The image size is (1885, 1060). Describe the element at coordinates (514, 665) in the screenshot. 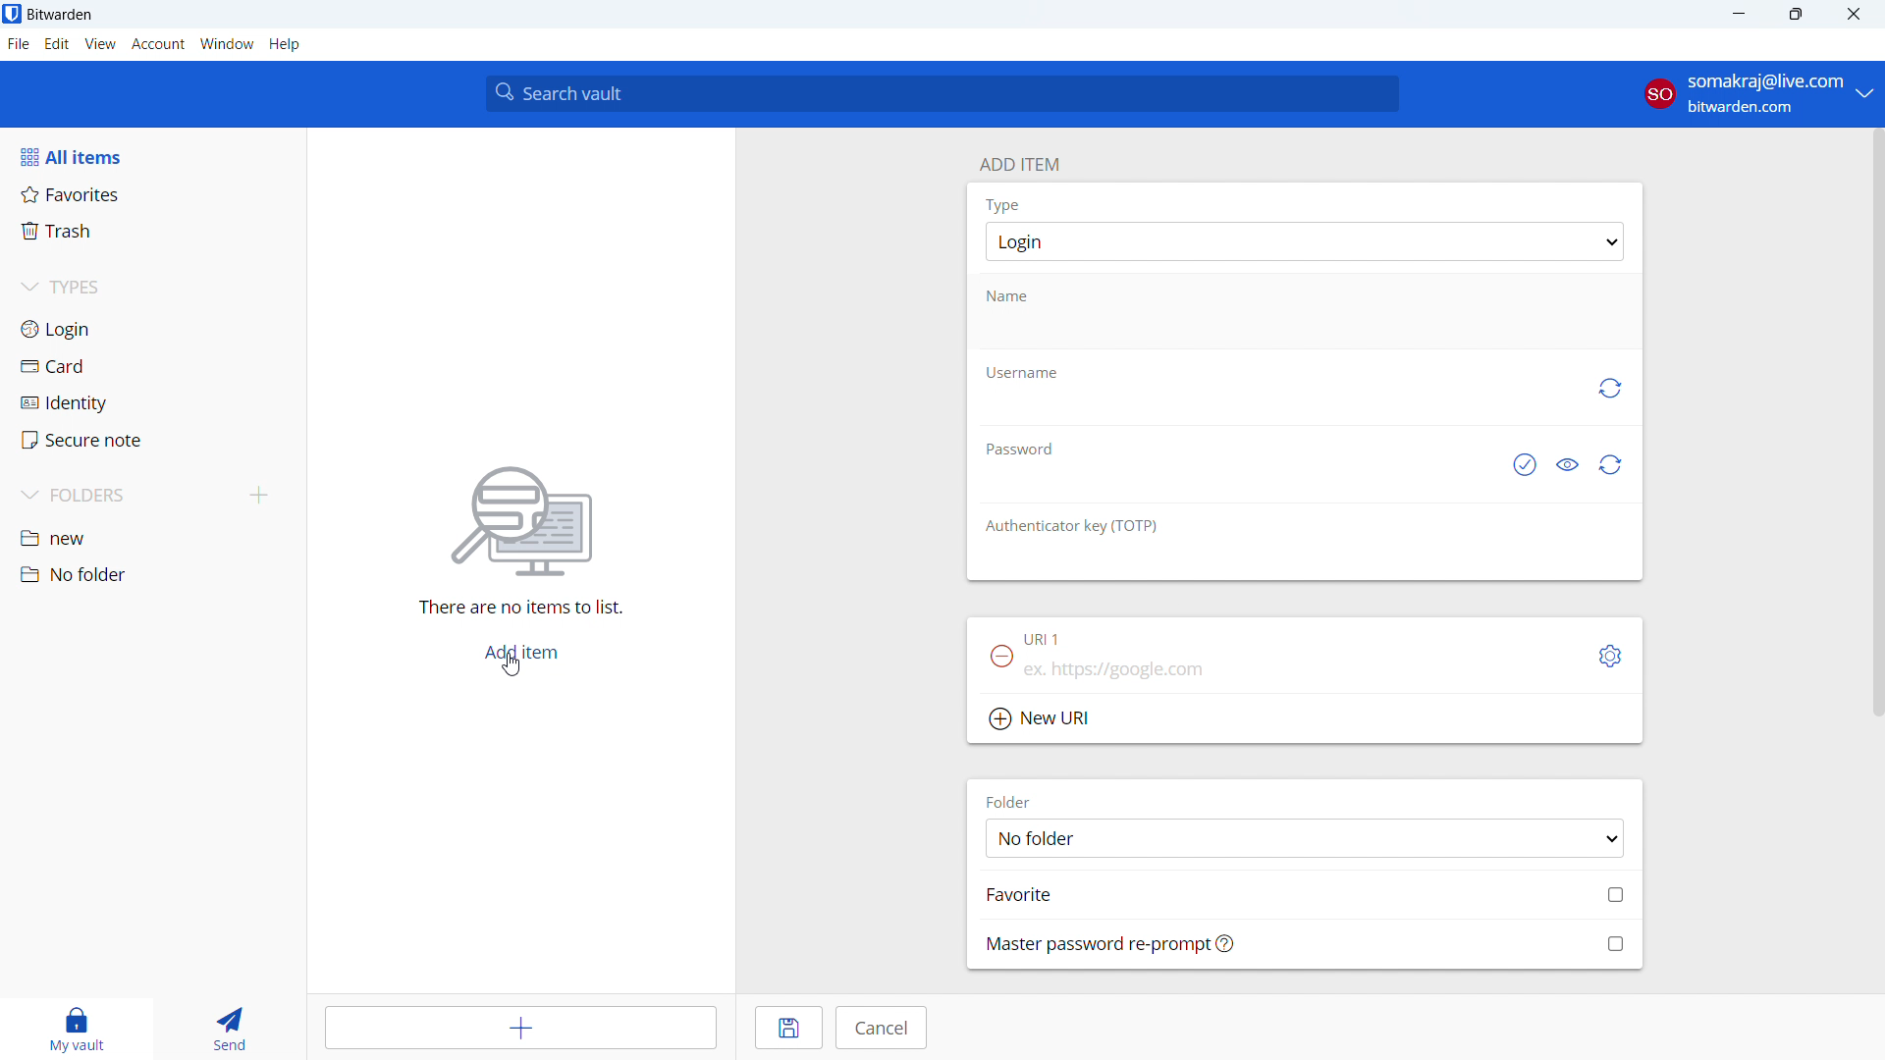

I see `cursor` at that location.